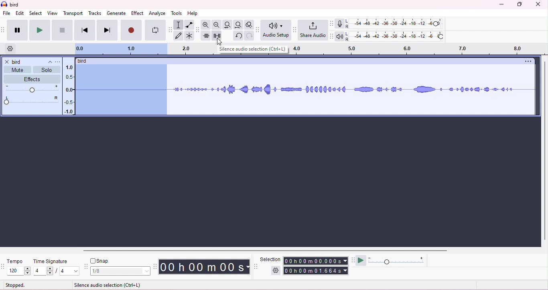 This screenshot has width=548, height=290. Describe the element at coordinates (122, 90) in the screenshot. I see `silenced audio selection` at that location.